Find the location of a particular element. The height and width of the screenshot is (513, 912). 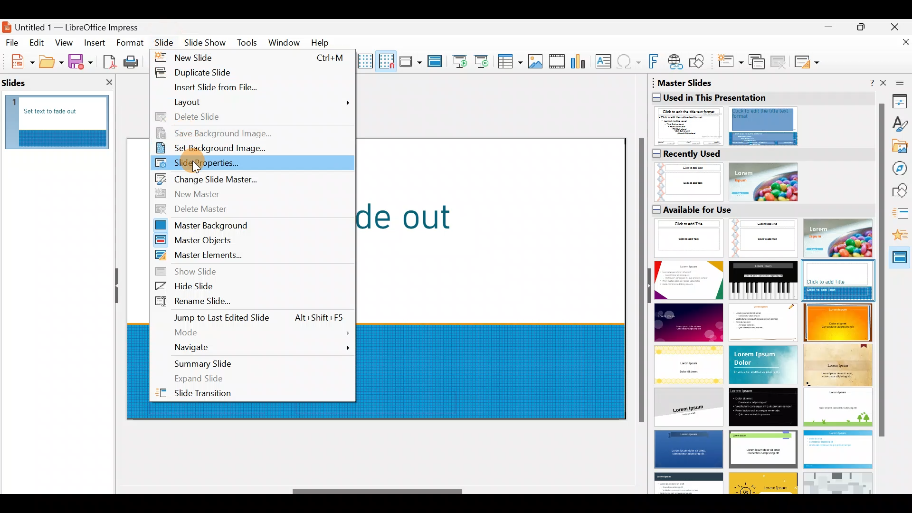

Insert fontwork text is located at coordinates (655, 63).